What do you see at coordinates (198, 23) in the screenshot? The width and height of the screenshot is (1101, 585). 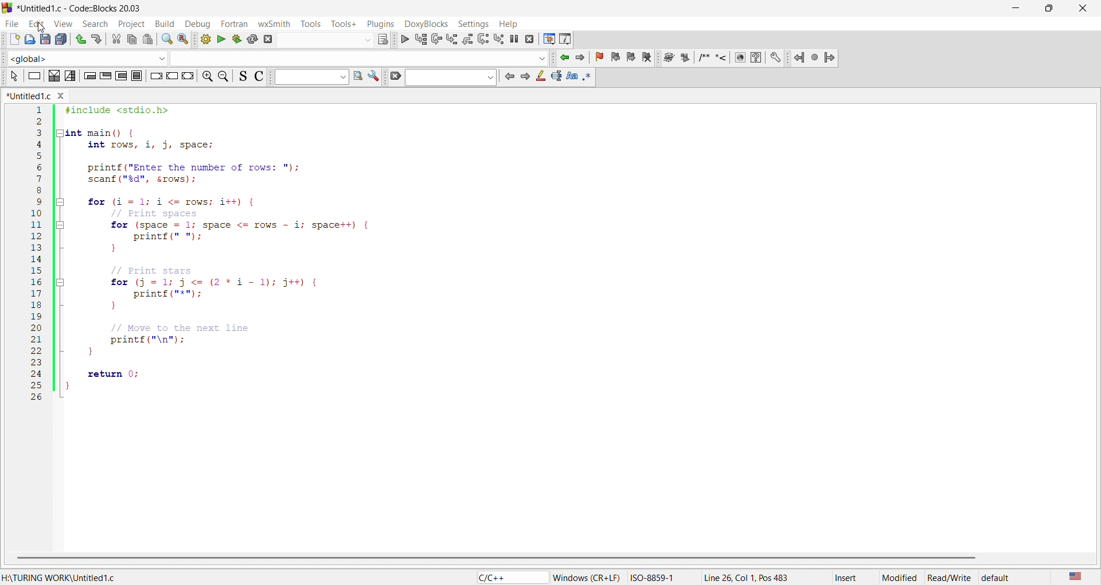 I see `debug` at bounding box center [198, 23].